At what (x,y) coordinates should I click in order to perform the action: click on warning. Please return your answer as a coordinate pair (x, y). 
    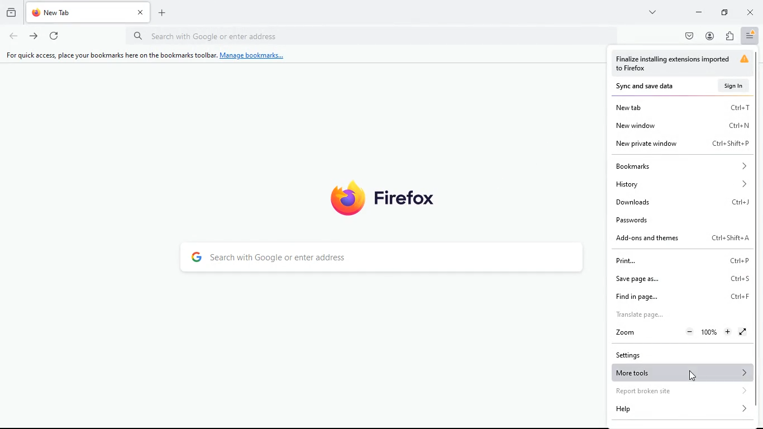
    Looking at the image, I should click on (683, 64).